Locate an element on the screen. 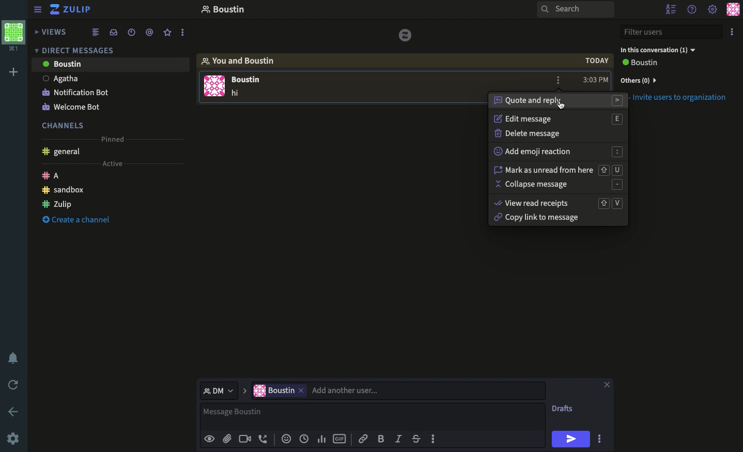  Sandbox is located at coordinates (65, 190).